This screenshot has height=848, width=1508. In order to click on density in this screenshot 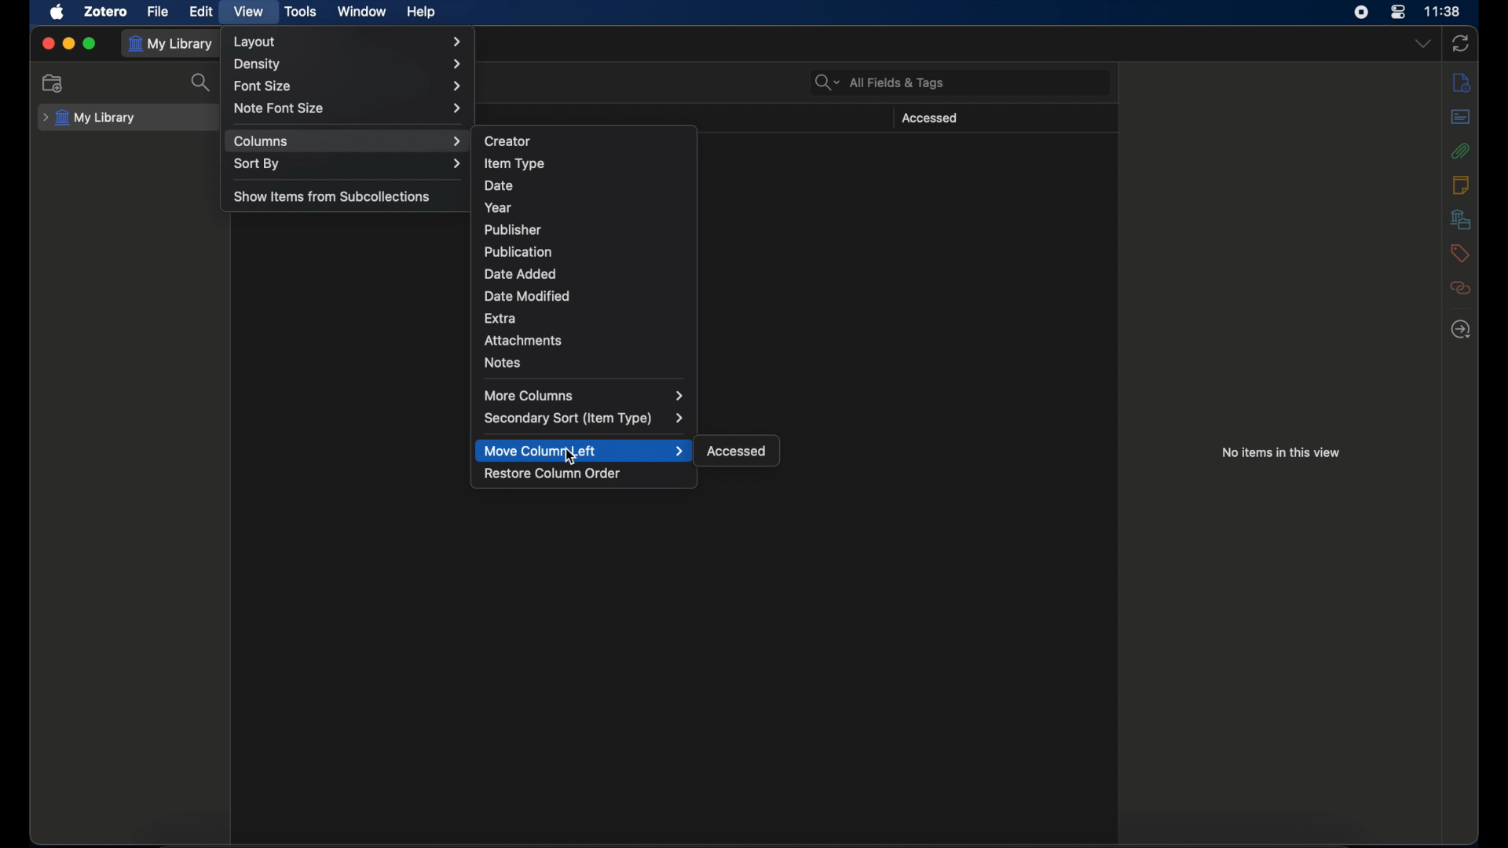, I will do `click(349, 64)`.